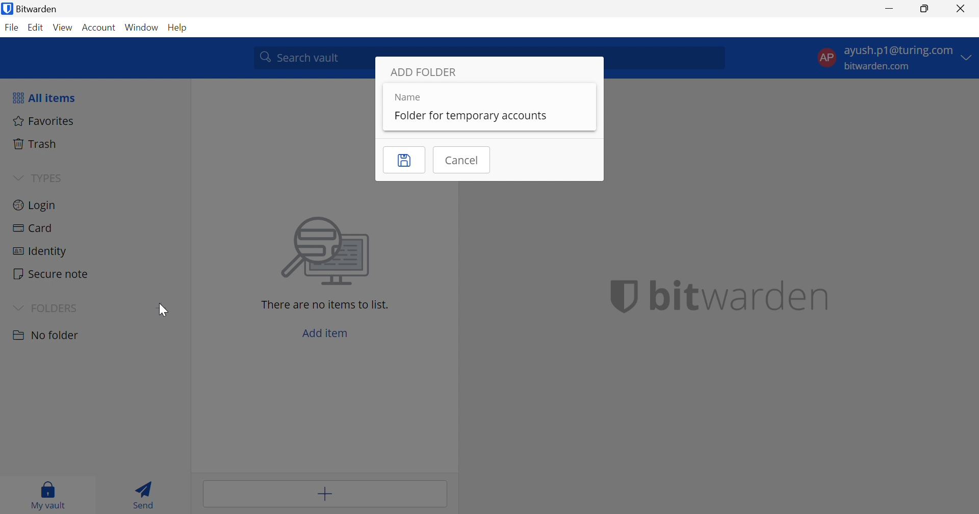 The image size is (979, 514). Describe the element at coordinates (617, 297) in the screenshot. I see `bitwarden logo` at that location.